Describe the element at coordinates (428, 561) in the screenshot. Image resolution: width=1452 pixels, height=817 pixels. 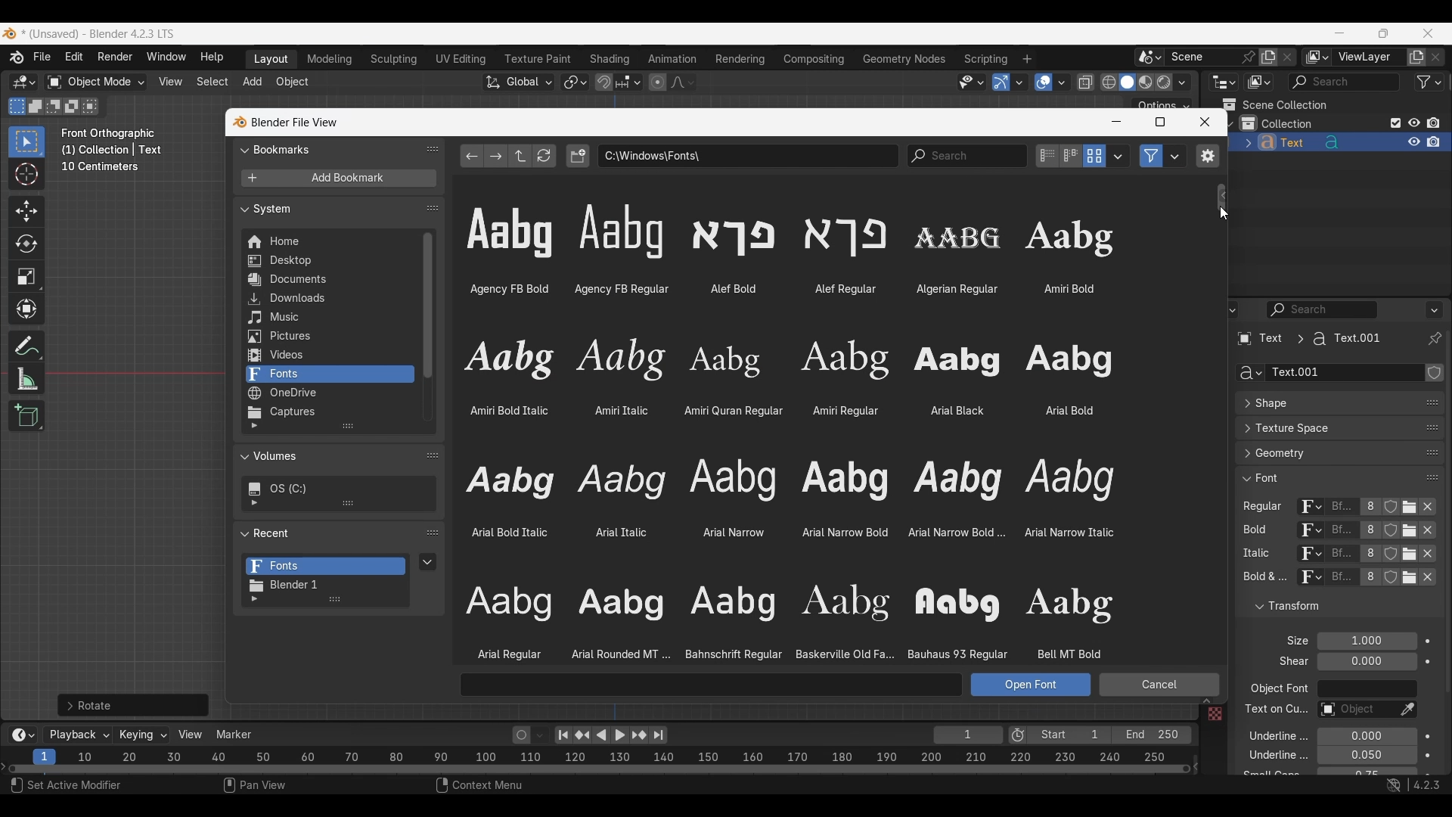
I see `Recent items specials` at that location.